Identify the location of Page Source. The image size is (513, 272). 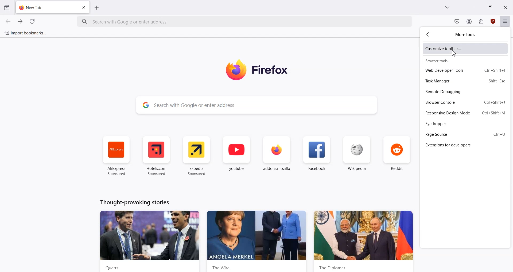
(443, 135).